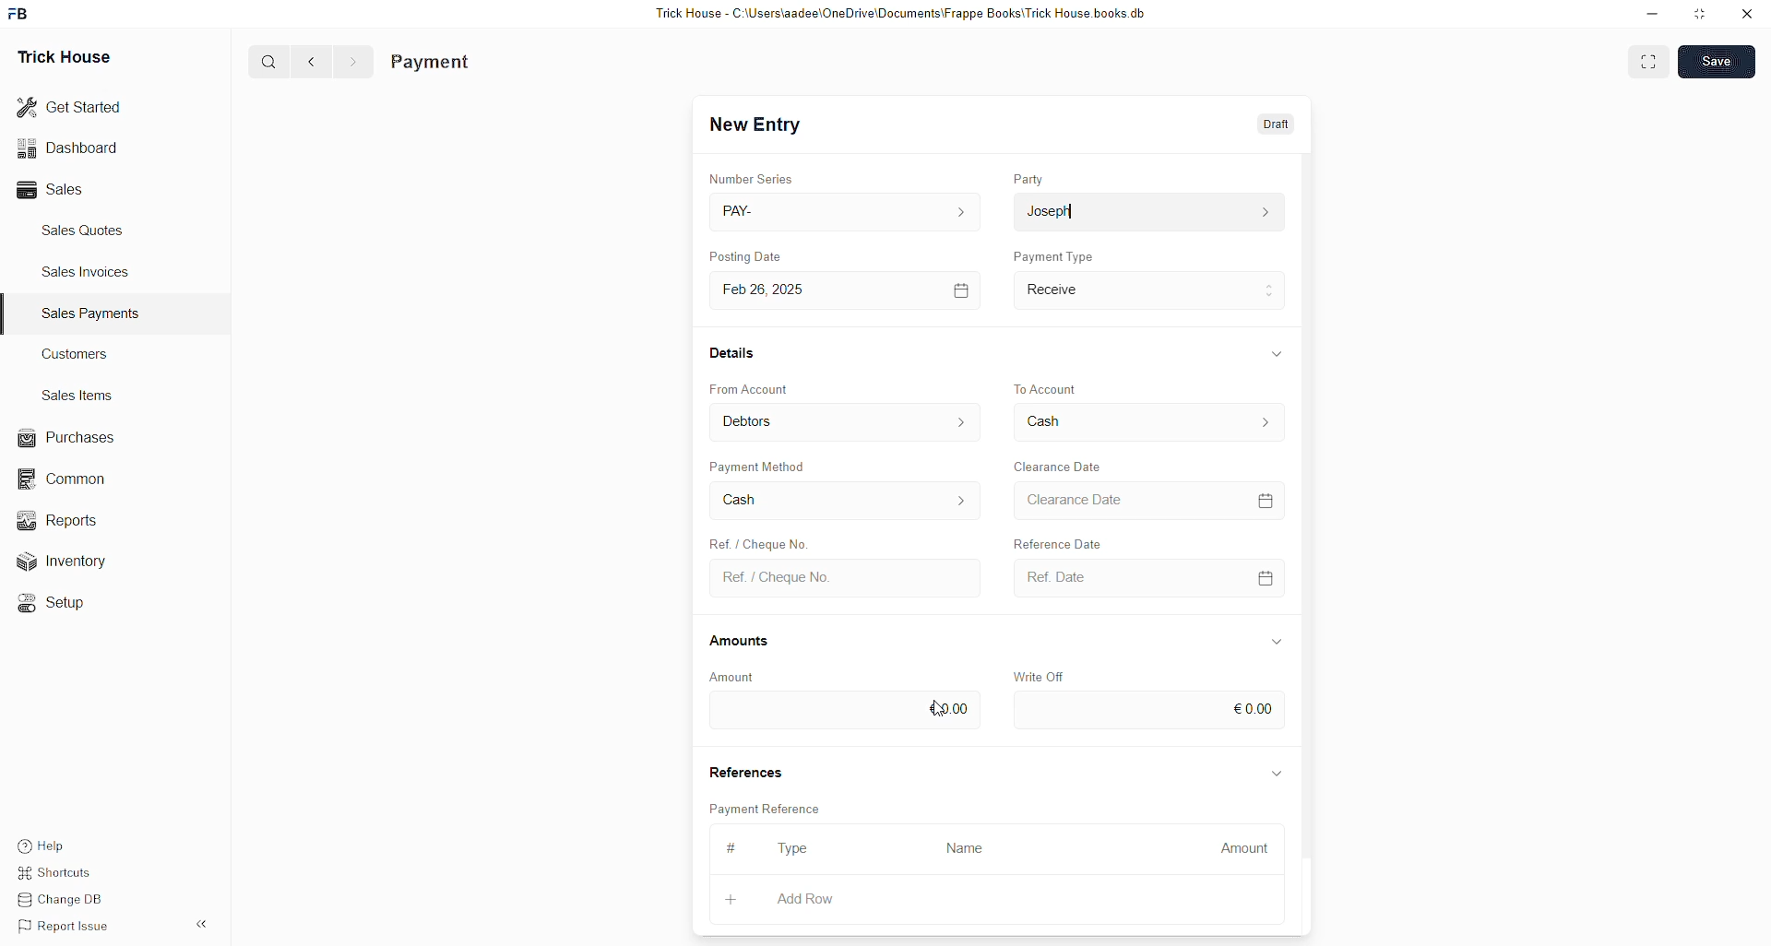 The height and width of the screenshot is (946, 1771). Describe the element at coordinates (85, 230) in the screenshot. I see `Sales Quotes.` at that location.